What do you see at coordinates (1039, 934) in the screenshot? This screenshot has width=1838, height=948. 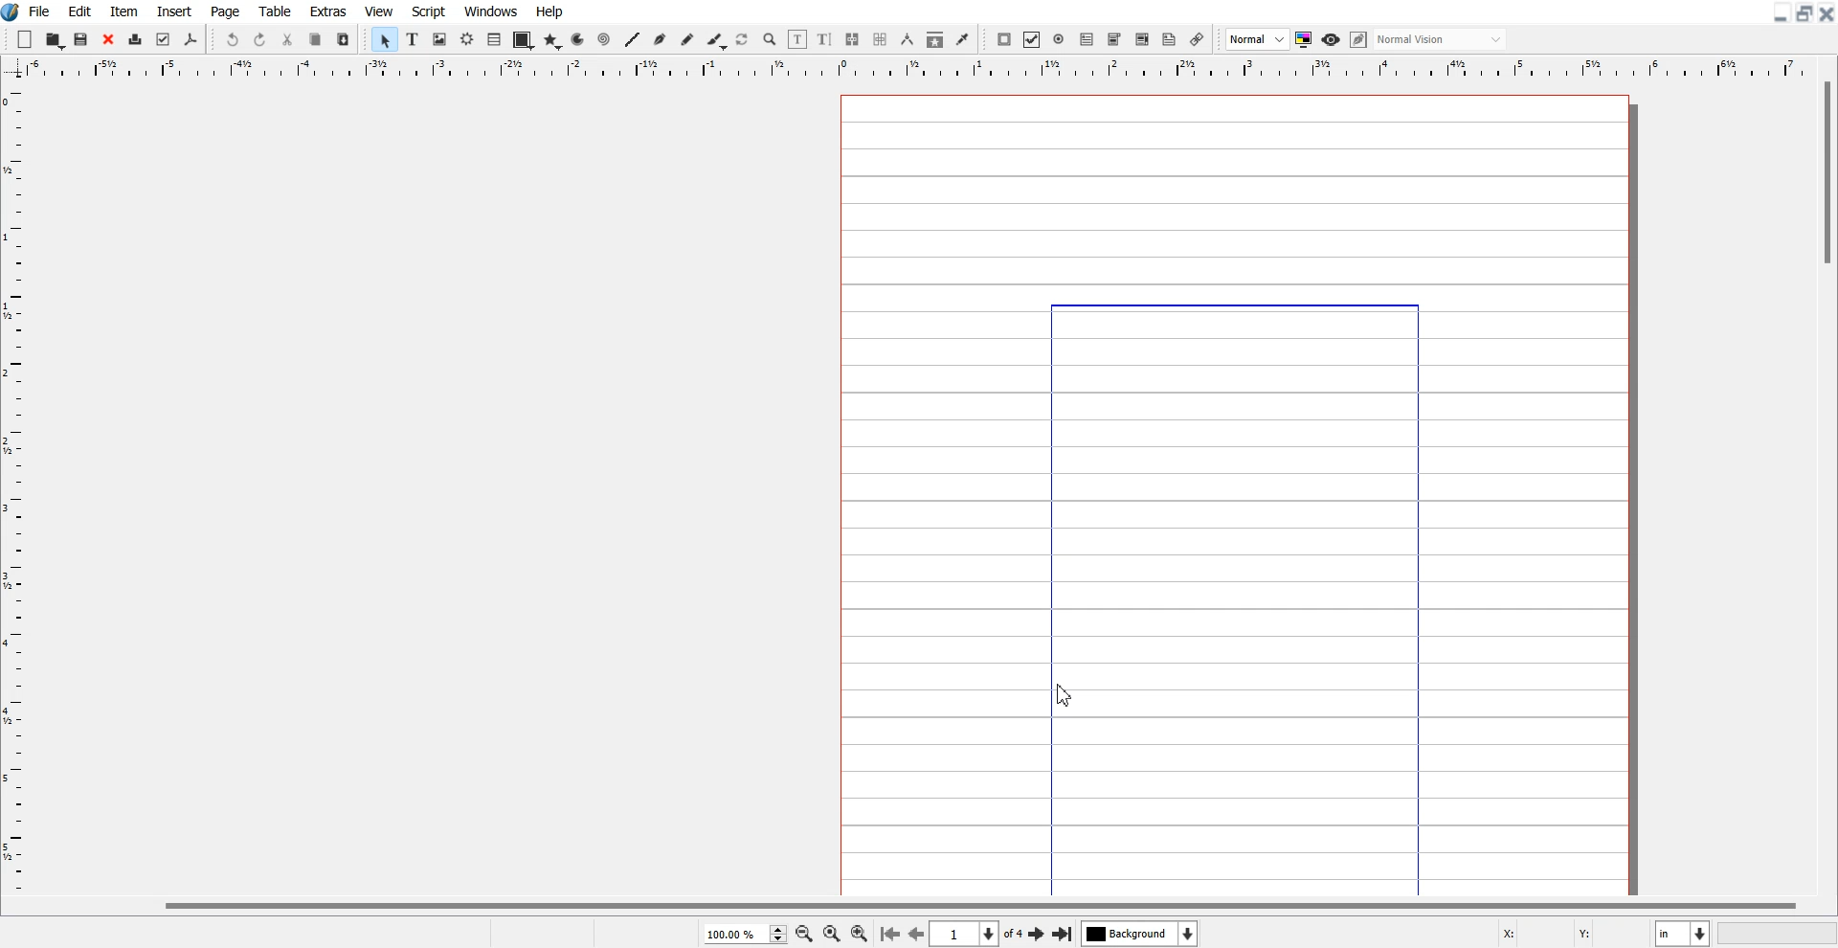 I see `Go to the First page` at bounding box center [1039, 934].